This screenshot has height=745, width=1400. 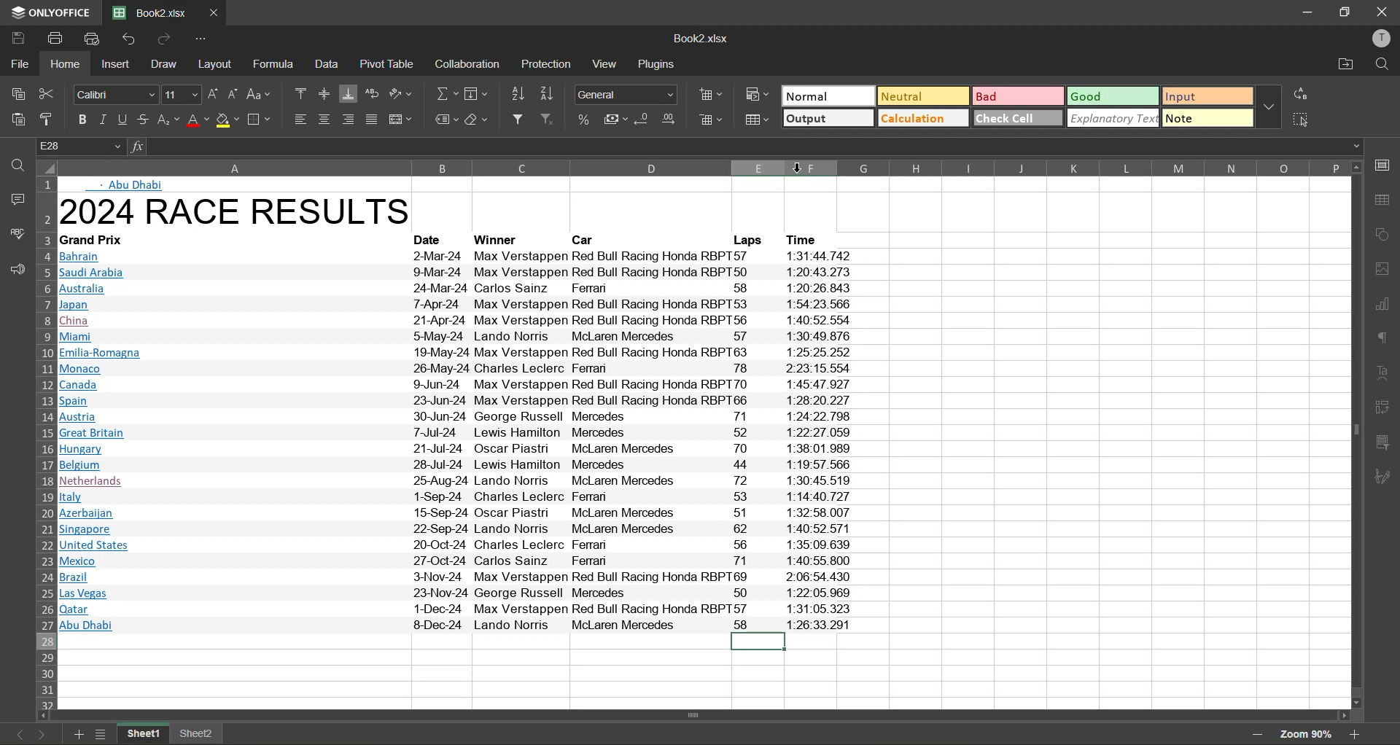 What do you see at coordinates (300, 120) in the screenshot?
I see `align left` at bounding box center [300, 120].